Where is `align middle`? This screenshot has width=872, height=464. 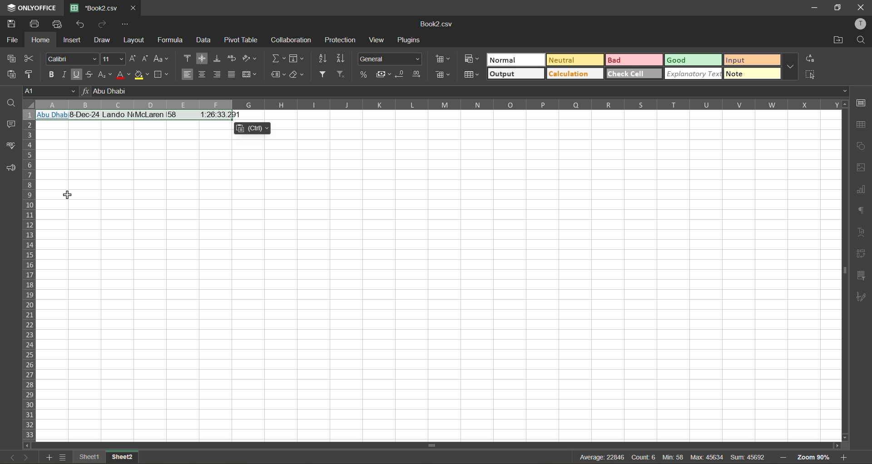 align middle is located at coordinates (204, 58).